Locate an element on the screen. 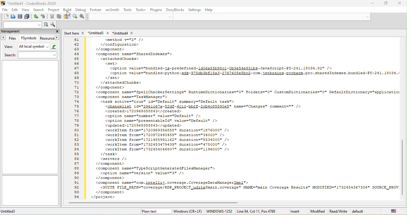 This screenshot has width=407, height=215. resource is located at coordinates (50, 39).